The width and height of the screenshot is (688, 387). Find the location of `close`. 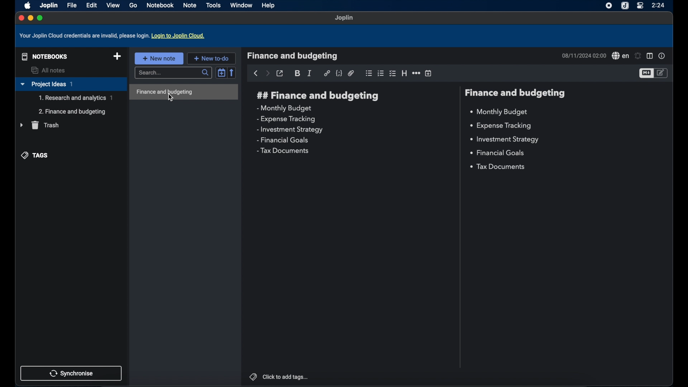

close is located at coordinates (20, 18).